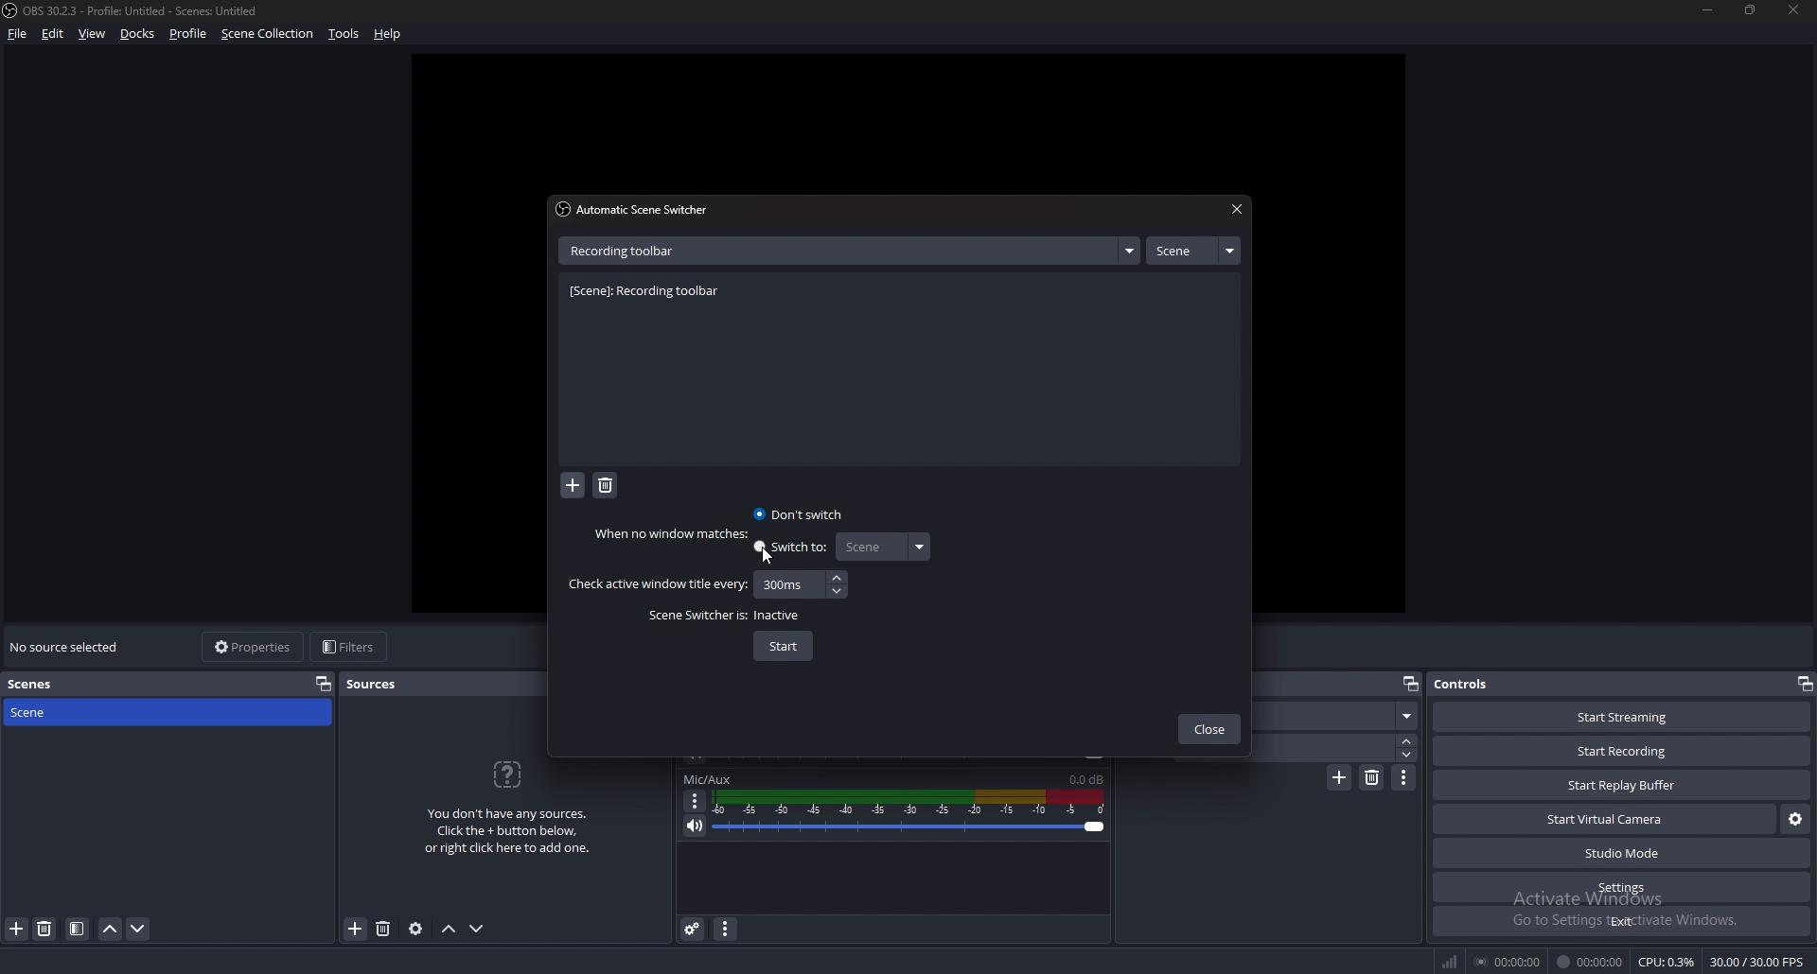 The height and width of the screenshot is (974, 1817). I want to click on increase duration, so click(1408, 739).